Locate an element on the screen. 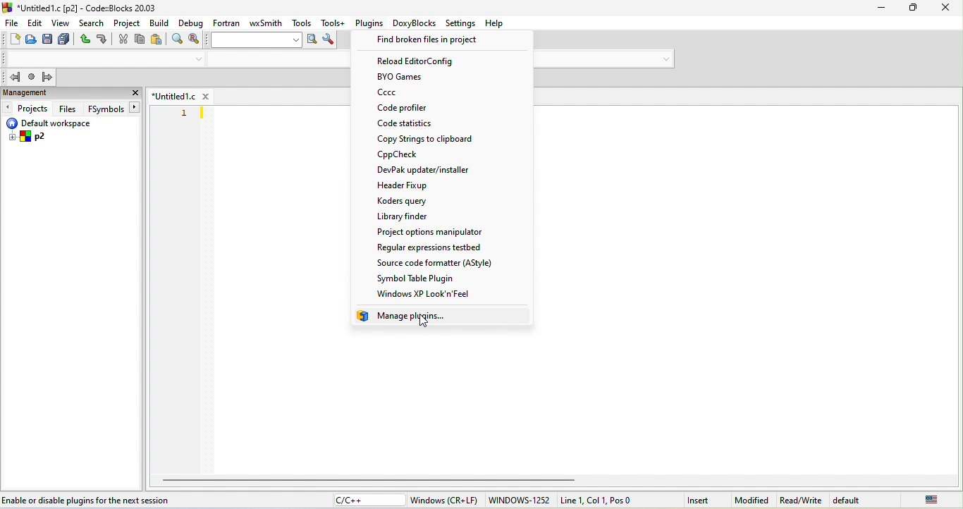 The width and height of the screenshot is (963, 509). byo games is located at coordinates (405, 78).